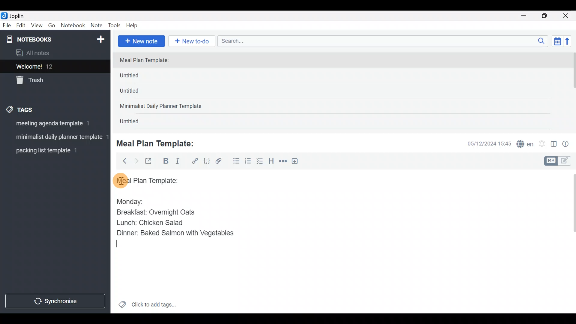  I want to click on Help, so click(134, 24).